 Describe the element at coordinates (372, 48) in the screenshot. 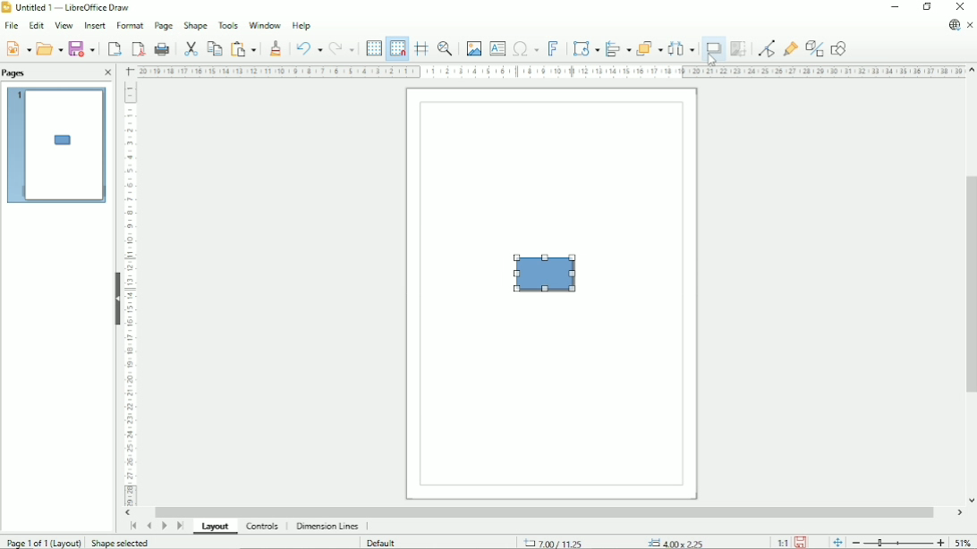

I see `Display grid` at that location.